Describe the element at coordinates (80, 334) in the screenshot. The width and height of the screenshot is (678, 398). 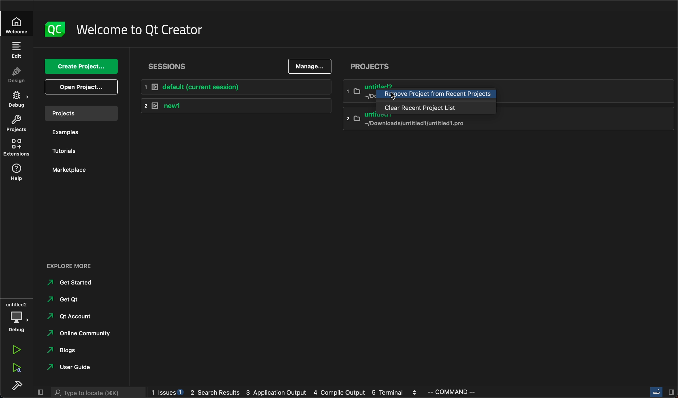
I see `online community` at that location.